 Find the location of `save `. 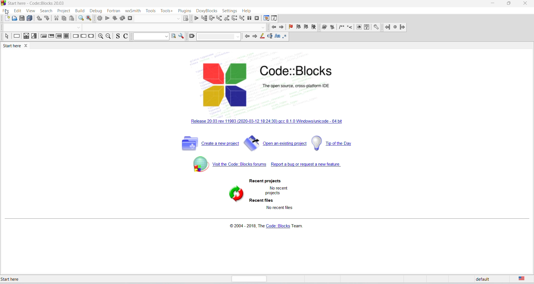

save  is located at coordinates (21, 18).